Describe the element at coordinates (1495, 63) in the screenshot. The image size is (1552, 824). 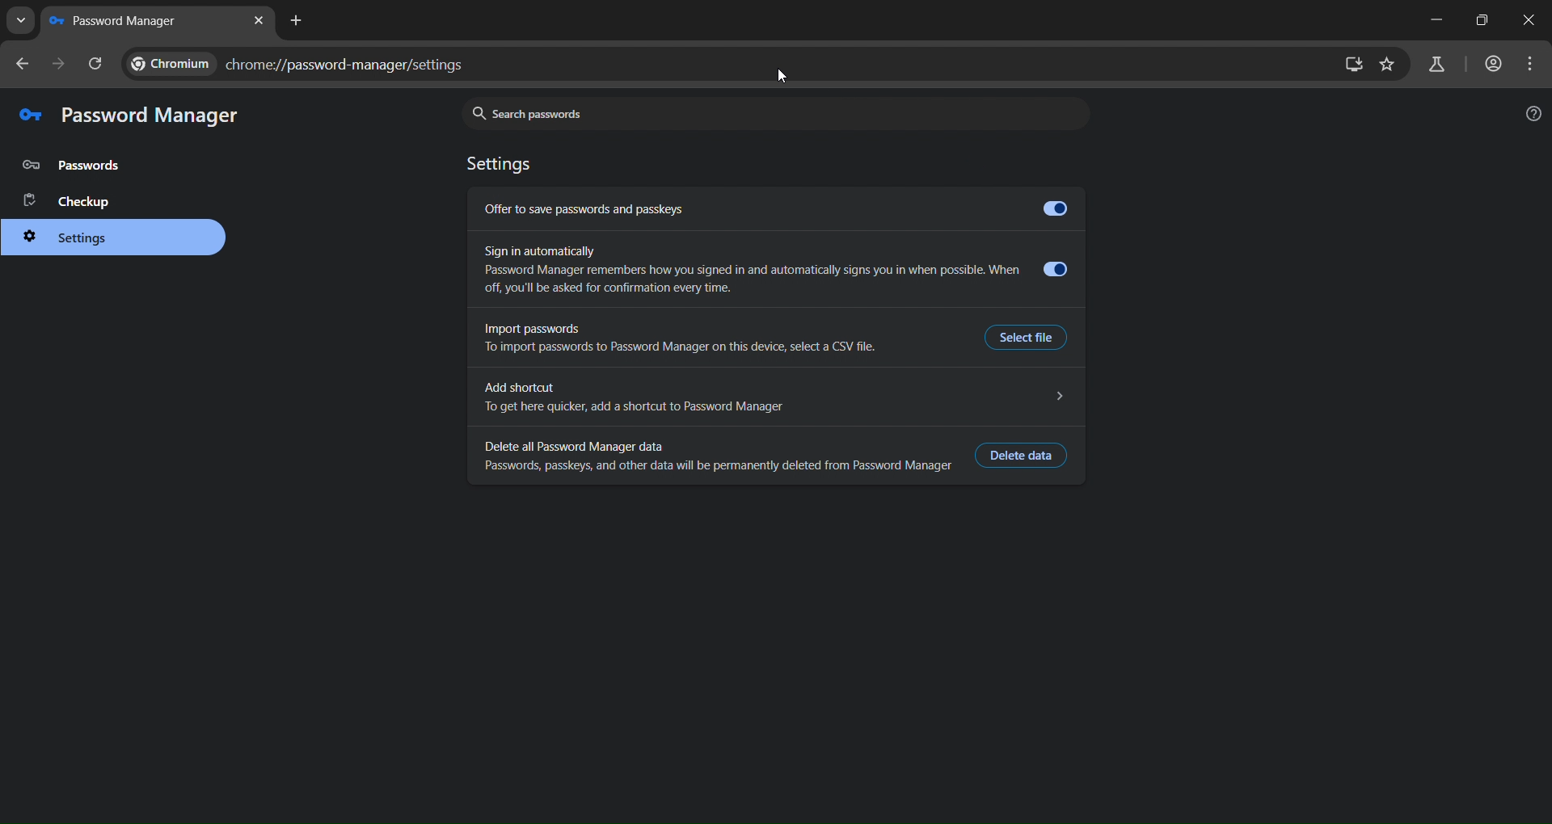
I see `accounts` at that location.